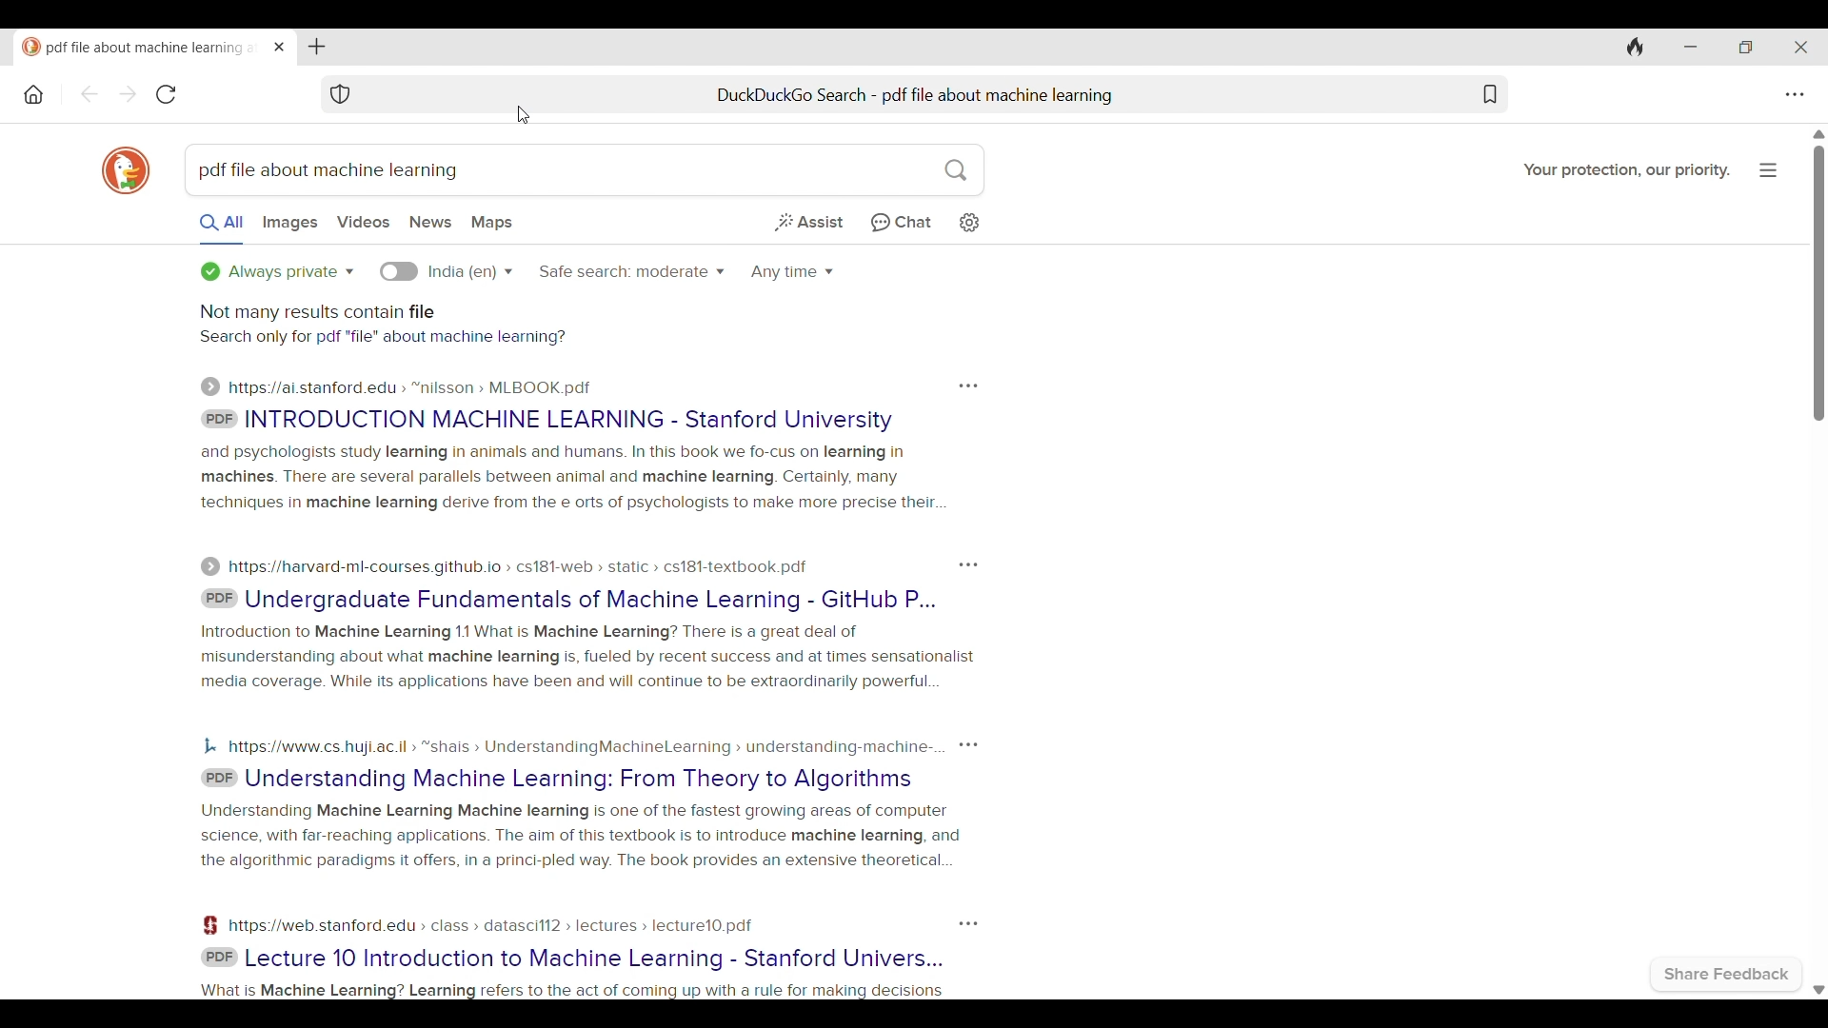 The height and width of the screenshot is (1028, 1828). I want to click on https://www.cs.huji.ac.il » “shais >» UnderstandingMachineLearning » understanding-machine-..., so click(586, 747).